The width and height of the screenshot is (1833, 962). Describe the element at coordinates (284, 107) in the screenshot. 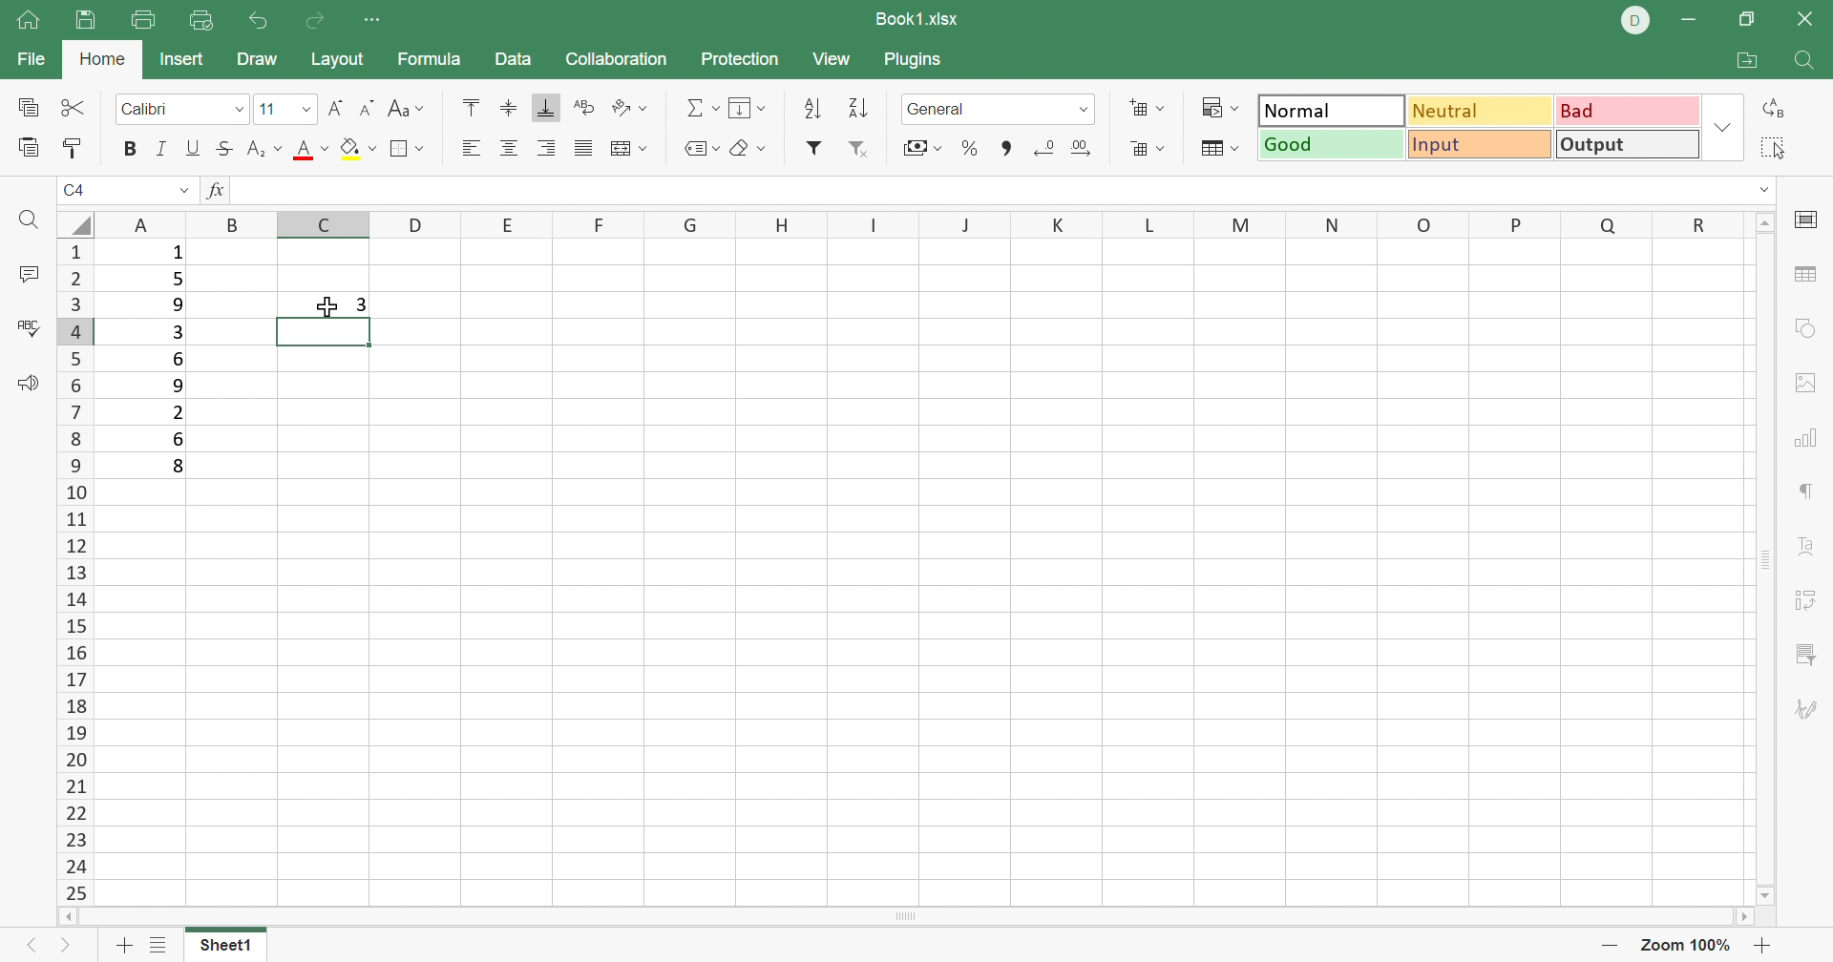

I see `Font size` at that location.